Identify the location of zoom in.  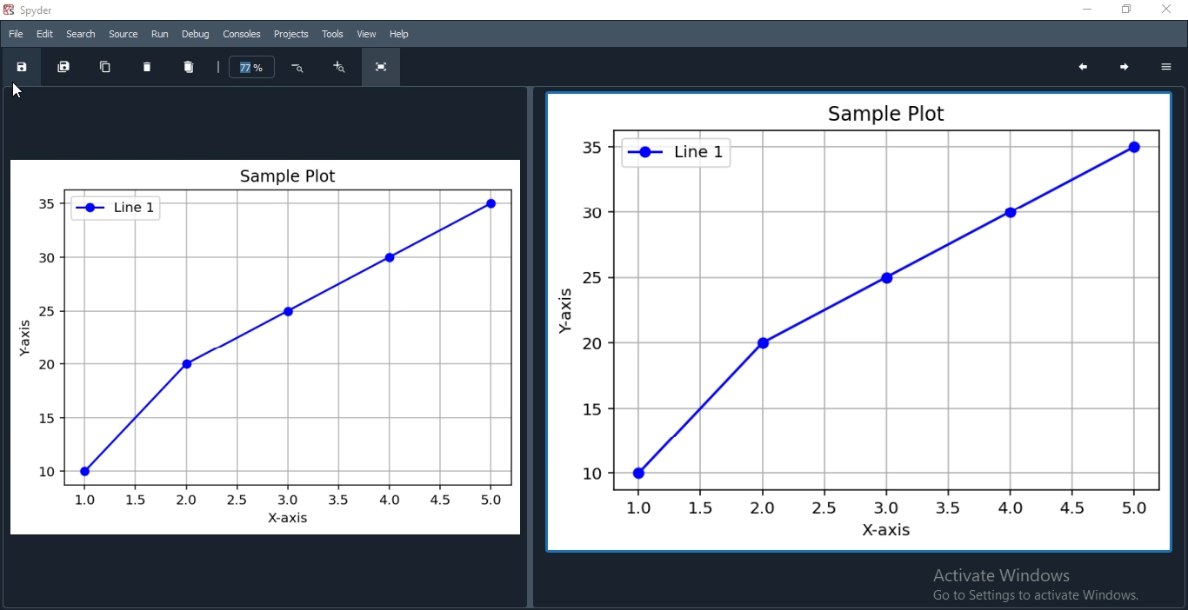
(337, 67).